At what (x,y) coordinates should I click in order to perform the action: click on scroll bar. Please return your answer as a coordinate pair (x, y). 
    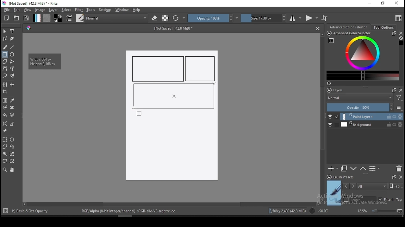
    Looking at the image, I should click on (323, 117).